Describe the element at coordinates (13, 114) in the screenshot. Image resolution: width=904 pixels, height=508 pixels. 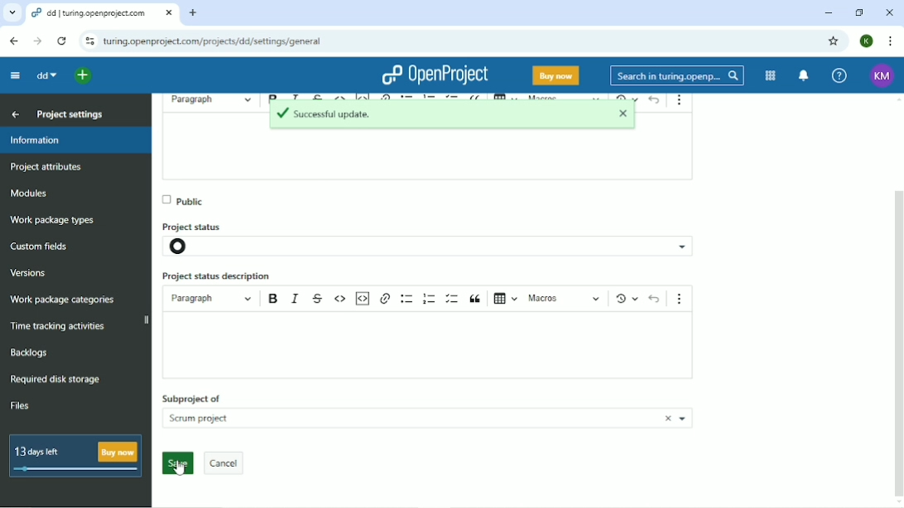
I see `Back` at that location.